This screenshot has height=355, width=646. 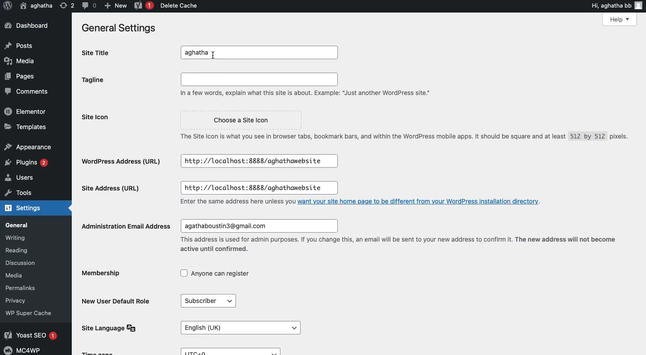 What do you see at coordinates (35, 6) in the screenshot?
I see `aghatha` at bounding box center [35, 6].